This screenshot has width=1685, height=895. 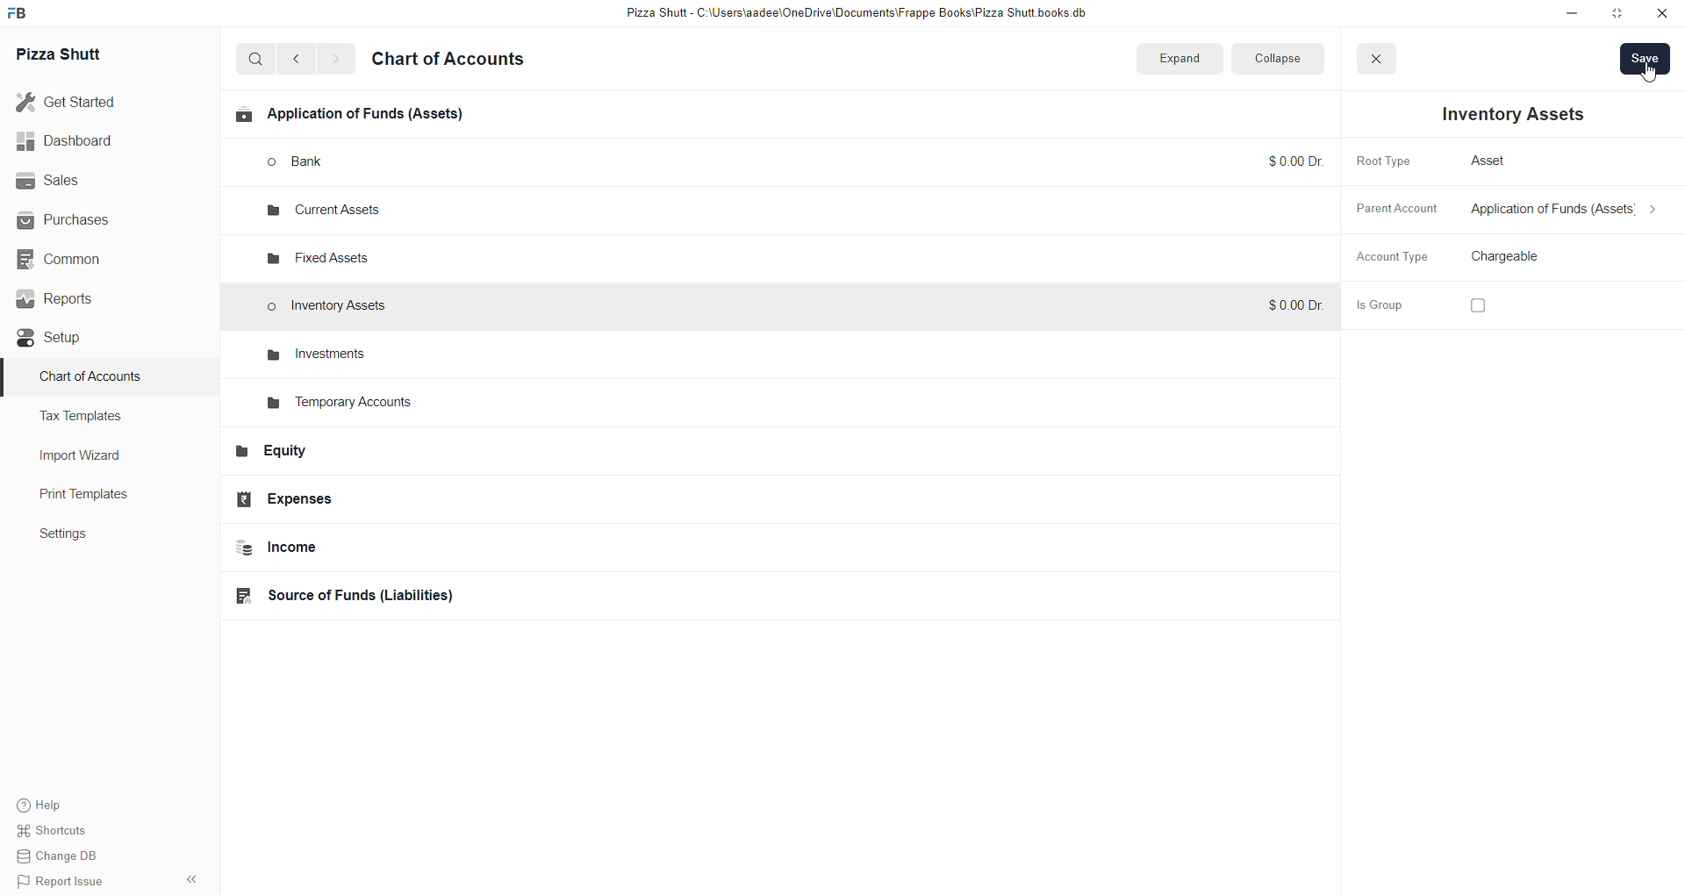 I want to click on search, so click(x=256, y=61).